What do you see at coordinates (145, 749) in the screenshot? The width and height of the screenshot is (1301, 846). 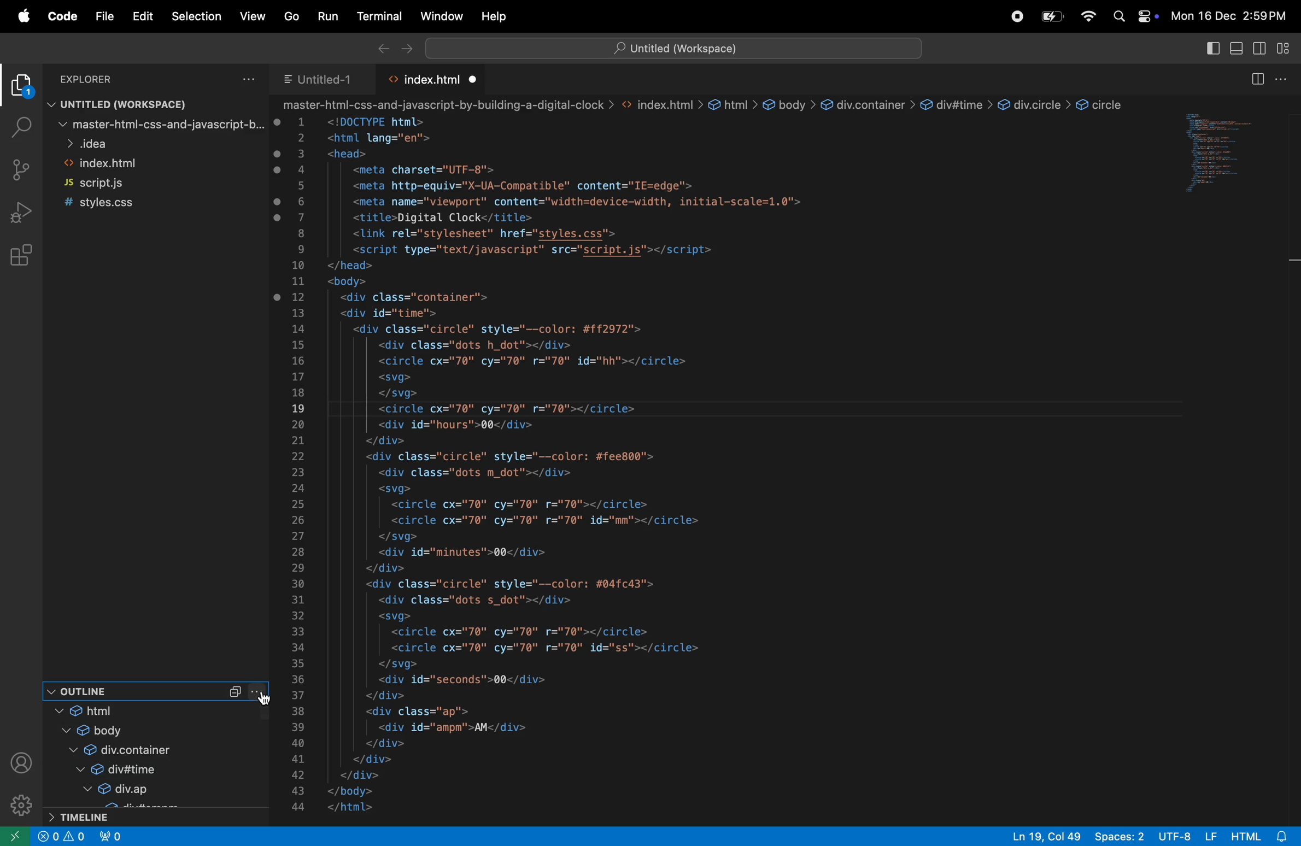 I see `div cointainer` at bounding box center [145, 749].